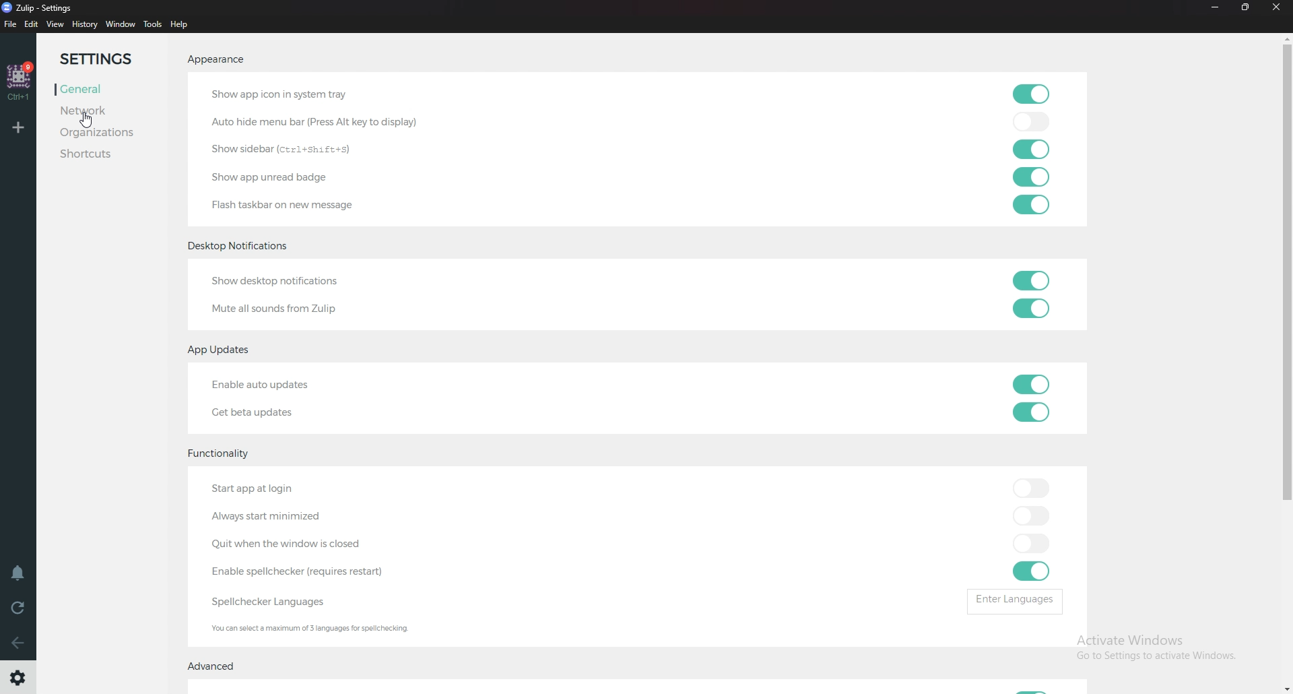 The height and width of the screenshot is (694, 1293). What do you see at coordinates (1028, 282) in the screenshot?
I see `toggle` at bounding box center [1028, 282].